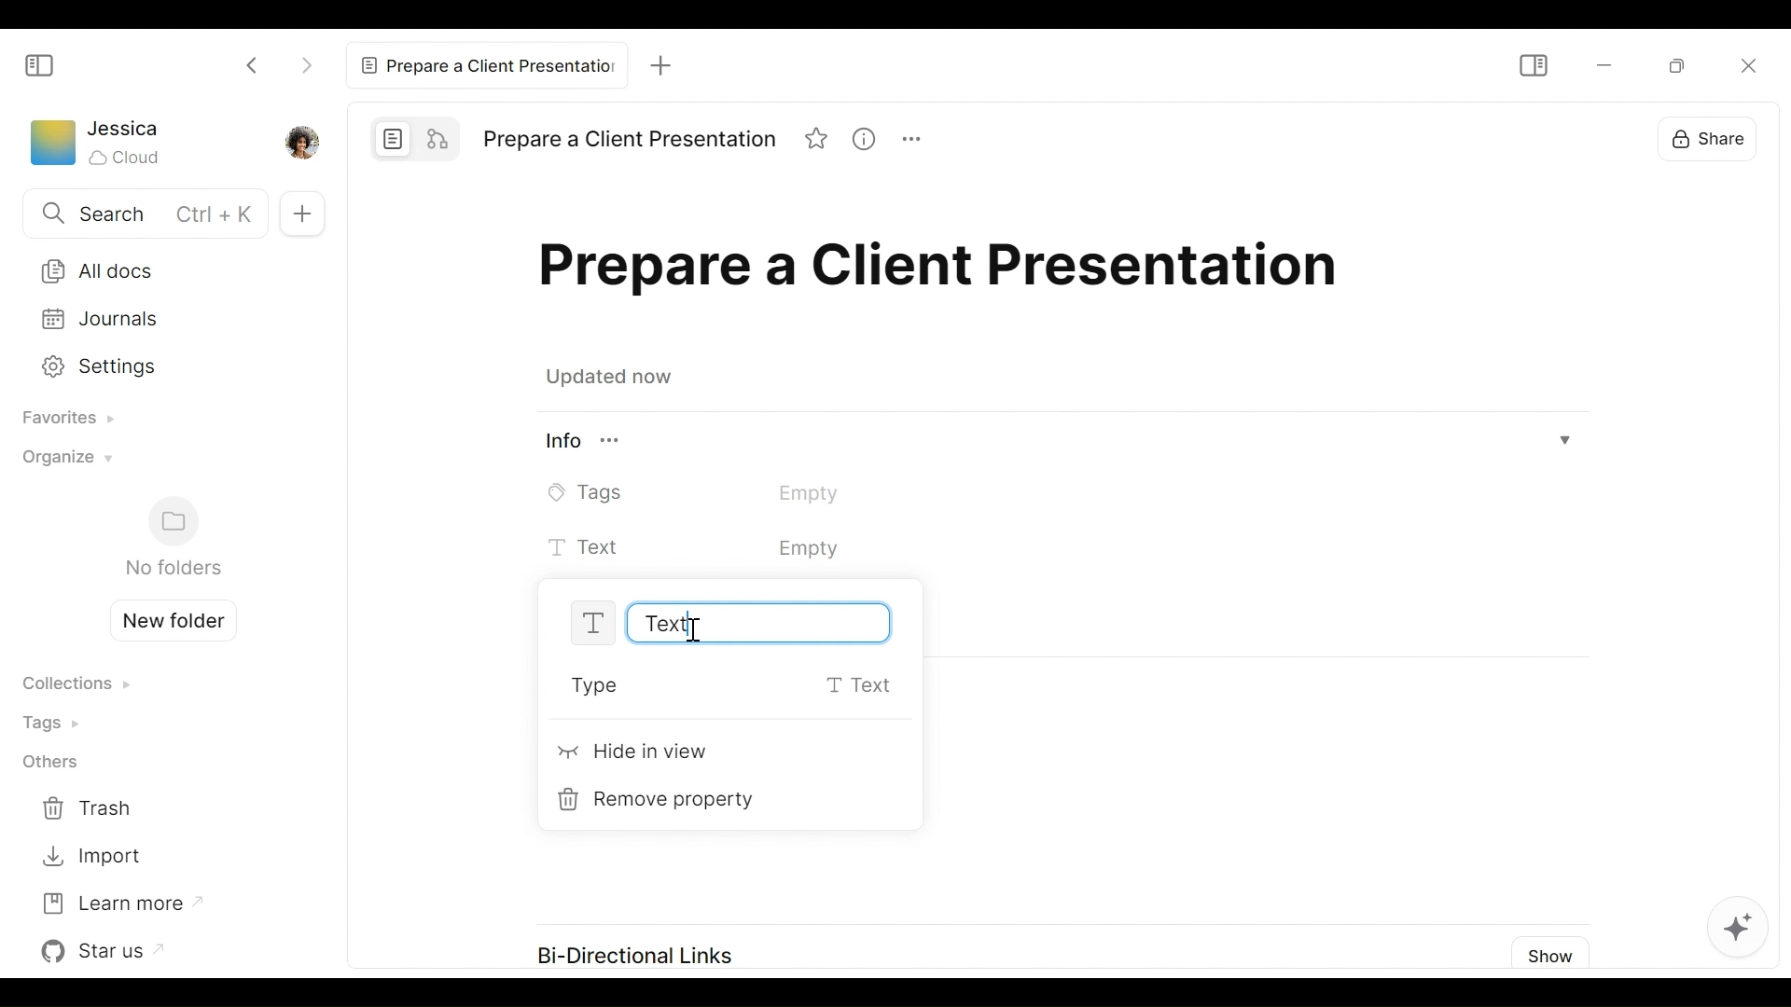 Image resolution: width=1791 pixels, height=1007 pixels. What do you see at coordinates (166, 618) in the screenshot?
I see `Create new folder` at bounding box center [166, 618].